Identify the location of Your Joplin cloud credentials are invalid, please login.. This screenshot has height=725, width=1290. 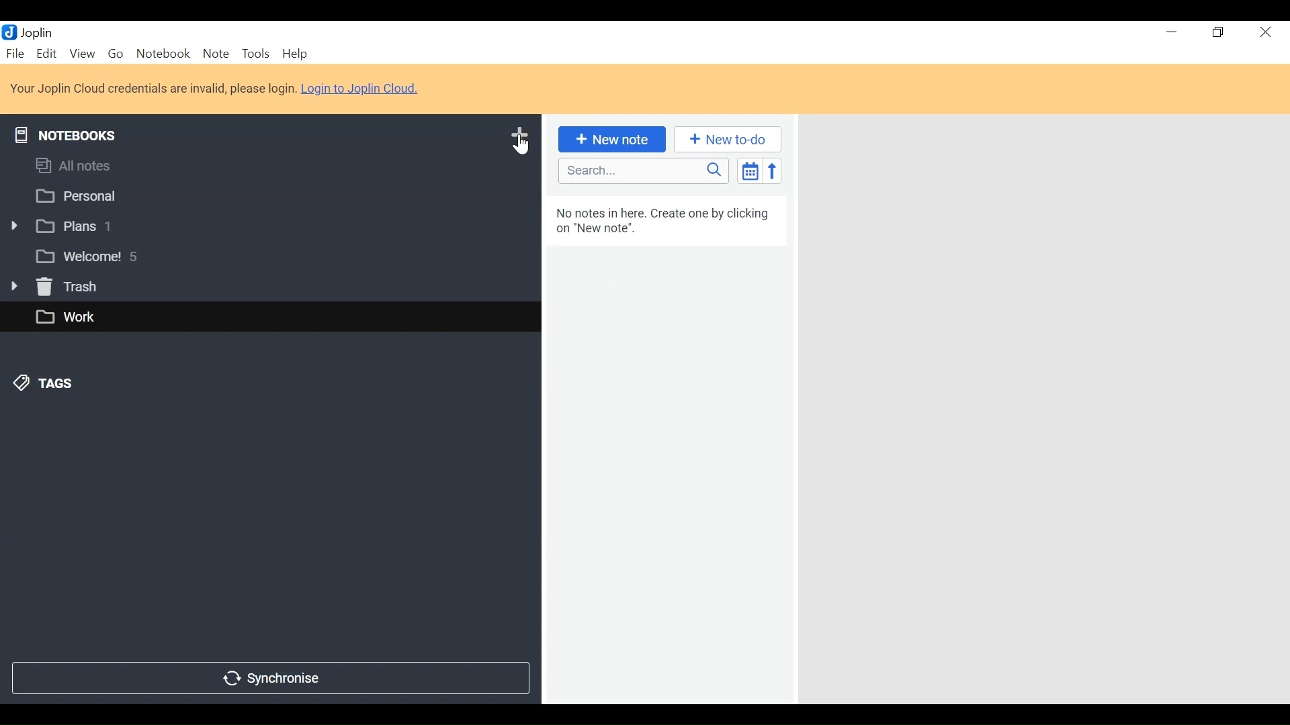
(154, 88).